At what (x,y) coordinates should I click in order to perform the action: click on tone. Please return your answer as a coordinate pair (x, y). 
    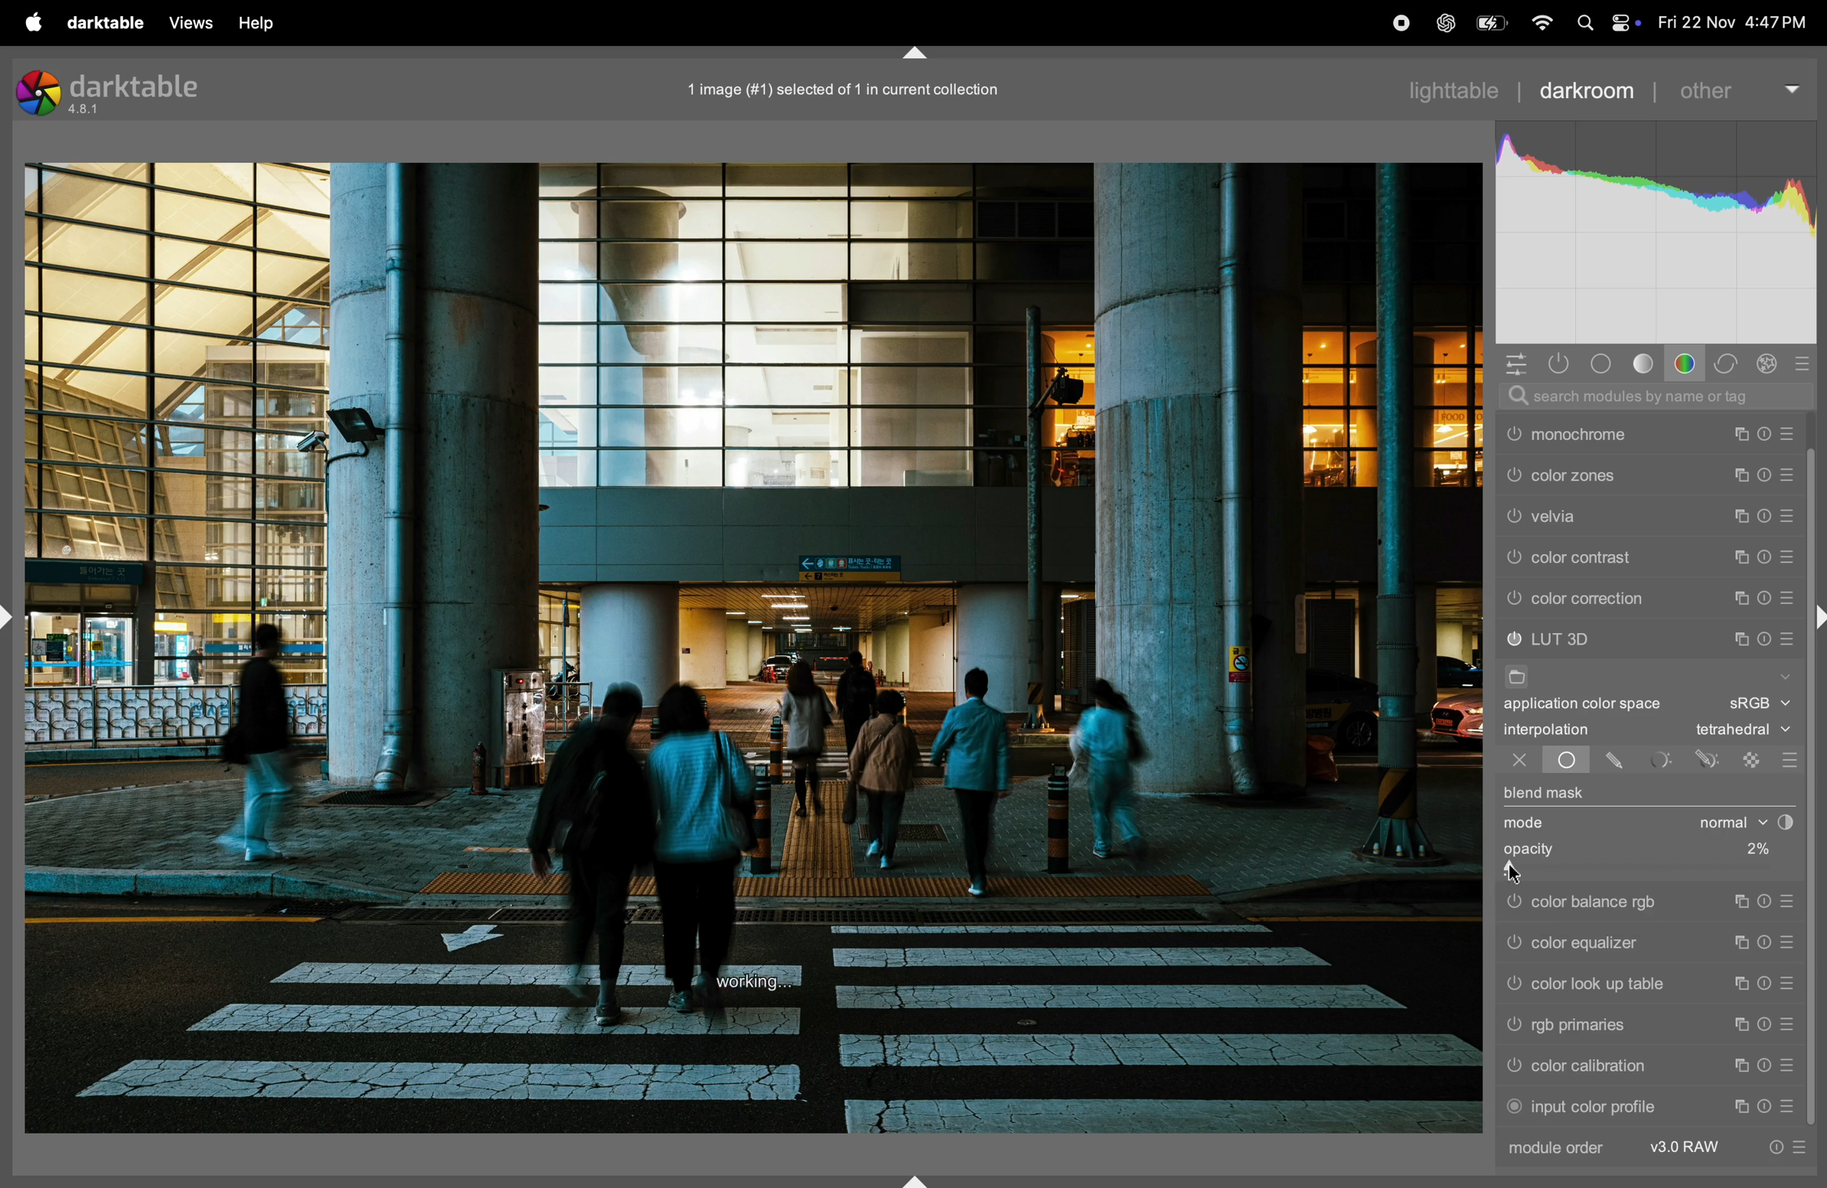
    Looking at the image, I should click on (1644, 365).